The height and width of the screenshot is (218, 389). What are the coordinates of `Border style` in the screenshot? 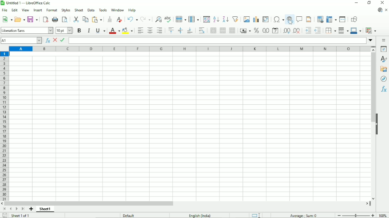 It's located at (343, 31).